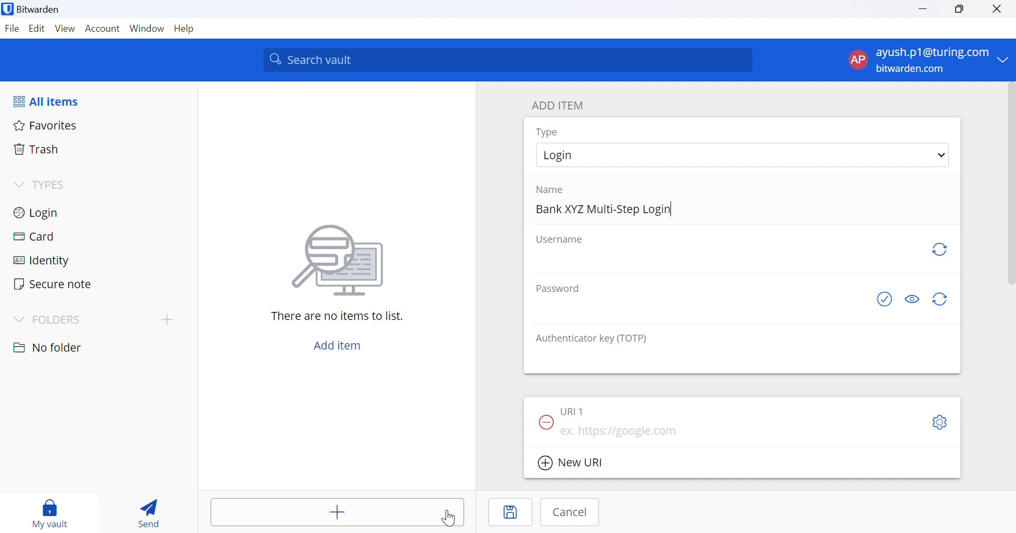  Describe the element at coordinates (544, 421) in the screenshot. I see `Remove` at that location.